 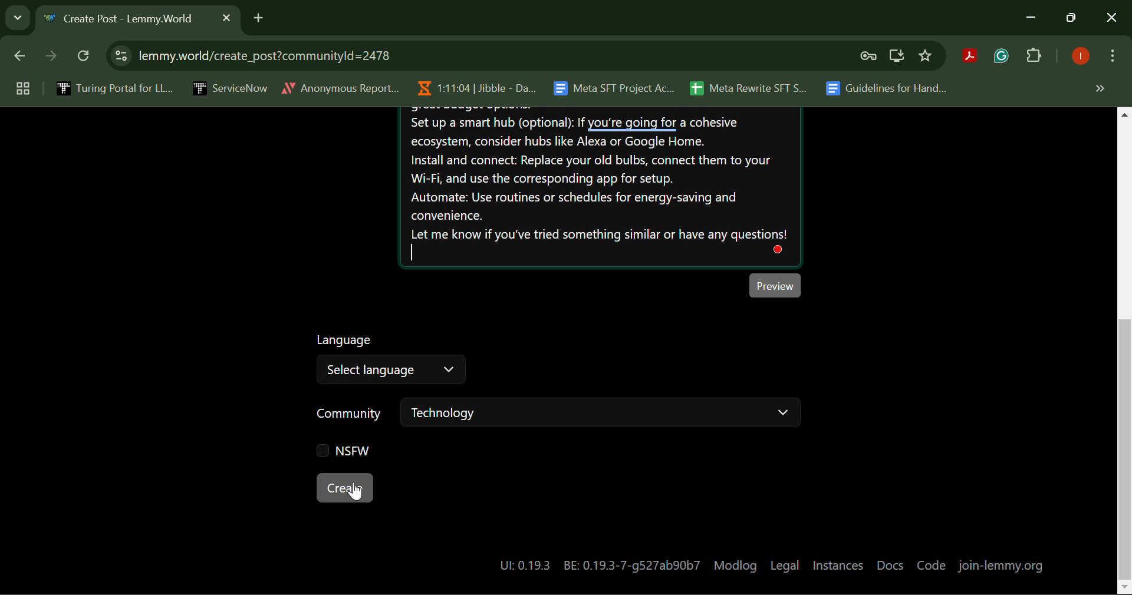 I want to click on Browser Extension, so click(x=973, y=57).